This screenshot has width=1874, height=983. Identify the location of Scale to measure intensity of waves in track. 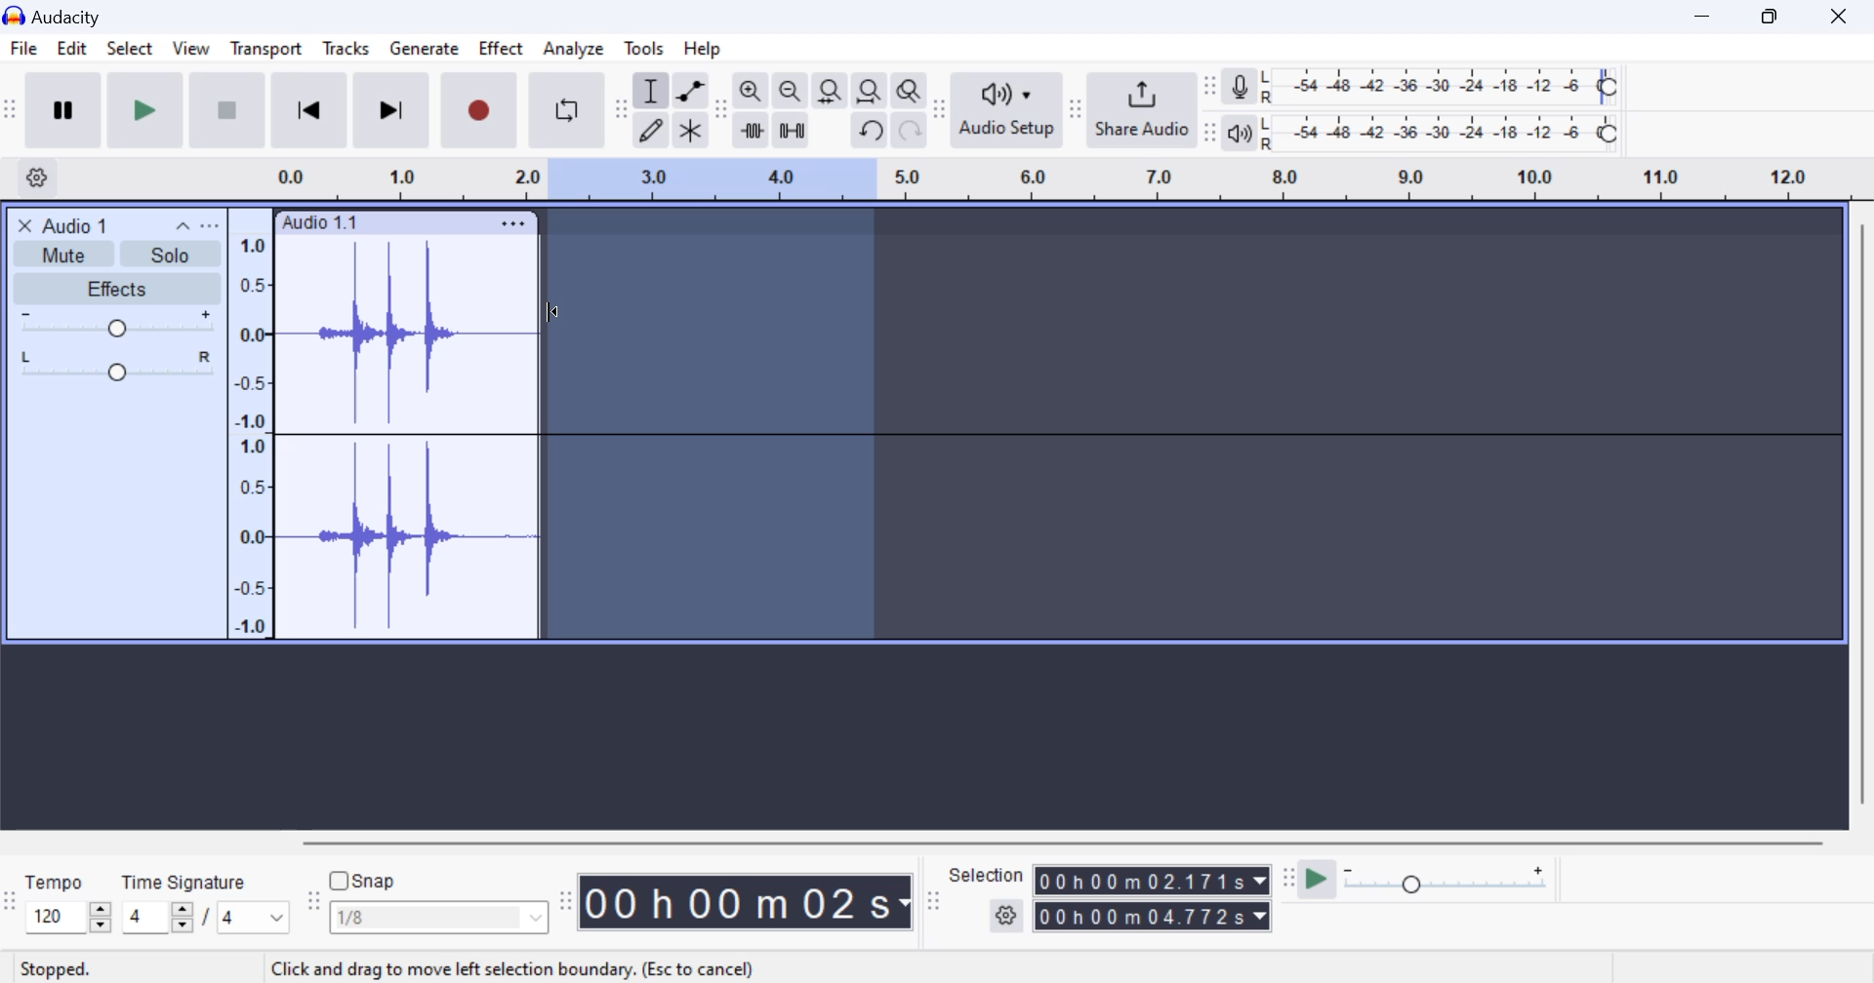
(249, 432).